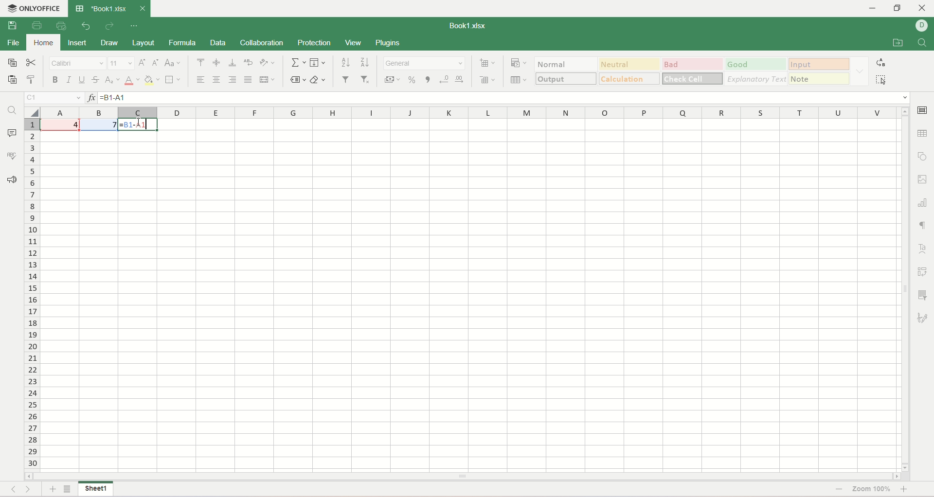 The image size is (934, 497). What do you see at coordinates (923, 43) in the screenshot?
I see `find` at bounding box center [923, 43].